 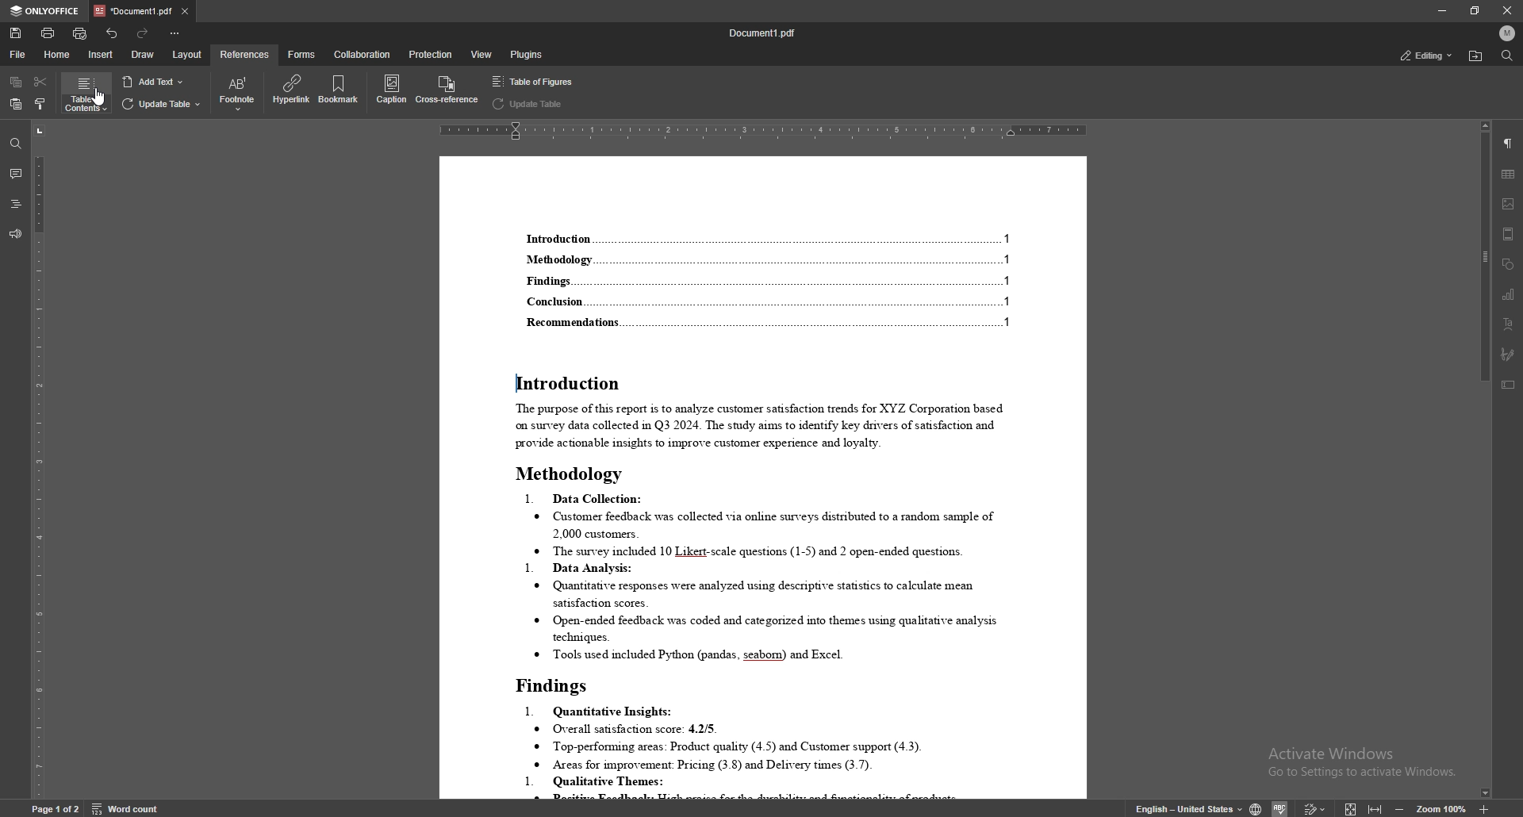 I want to click on print, so click(x=48, y=33).